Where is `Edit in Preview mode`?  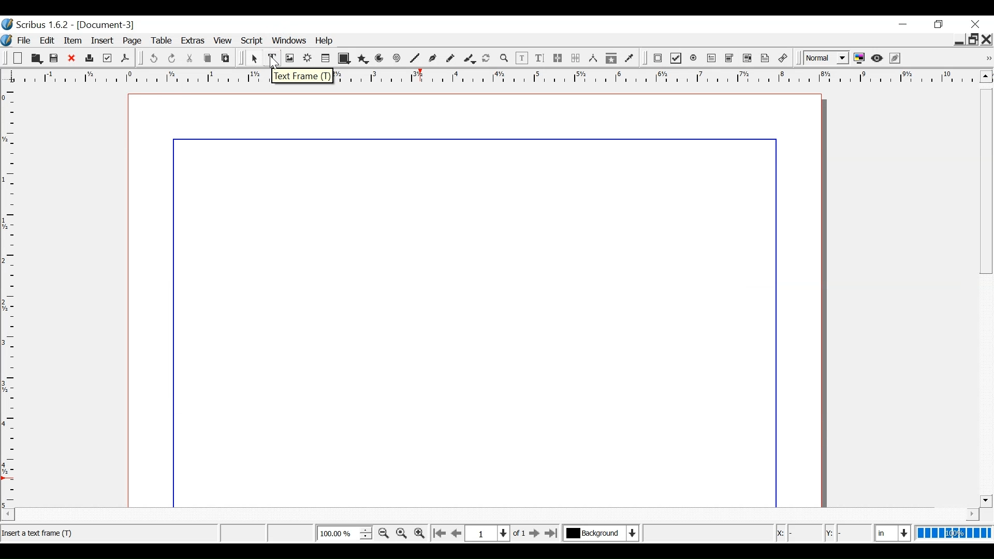 Edit in Preview mode is located at coordinates (896, 58).